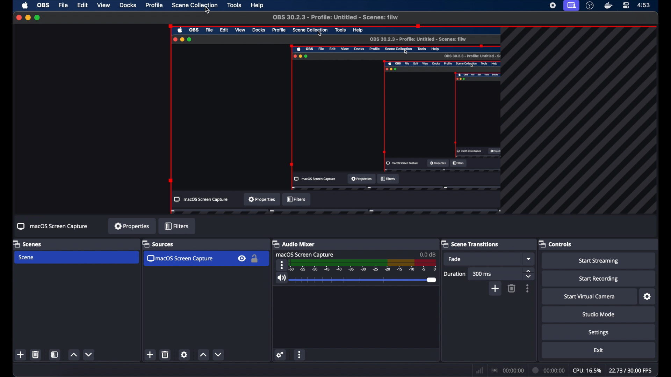 The image size is (671, 377). Describe the element at coordinates (281, 265) in the screenshot. I see `more options` at that location.